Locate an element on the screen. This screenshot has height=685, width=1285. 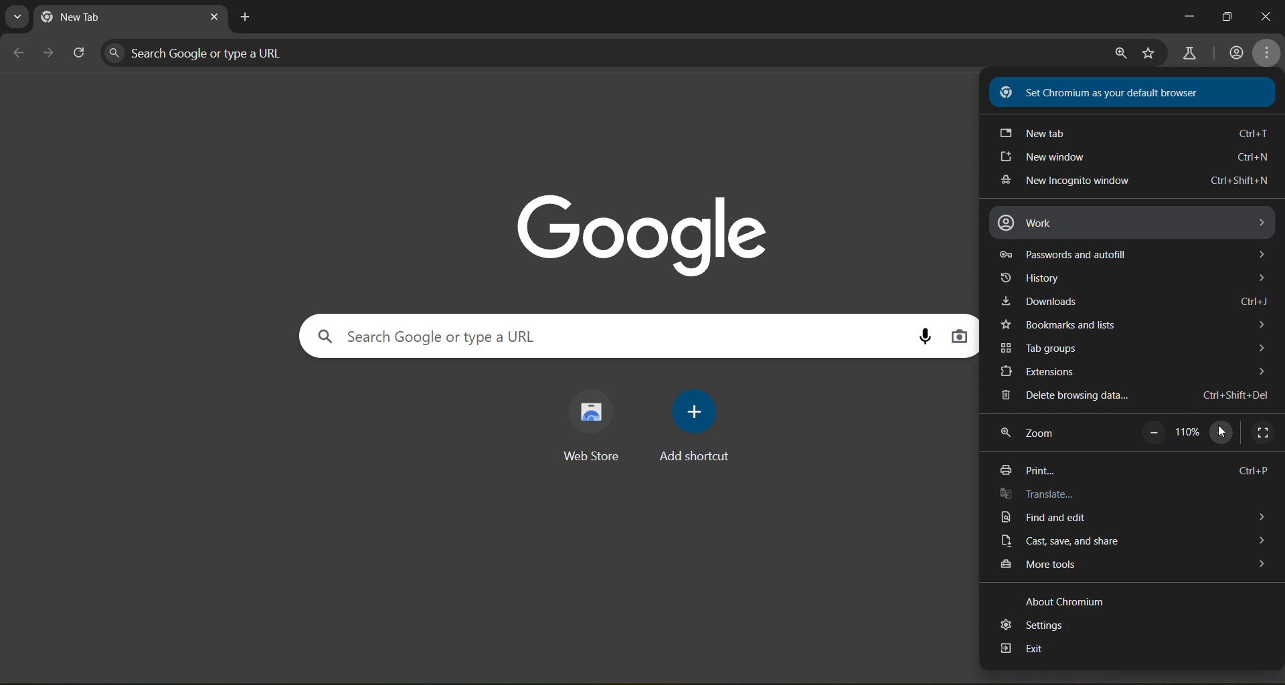
translate is located at coordinates (1041, 494).